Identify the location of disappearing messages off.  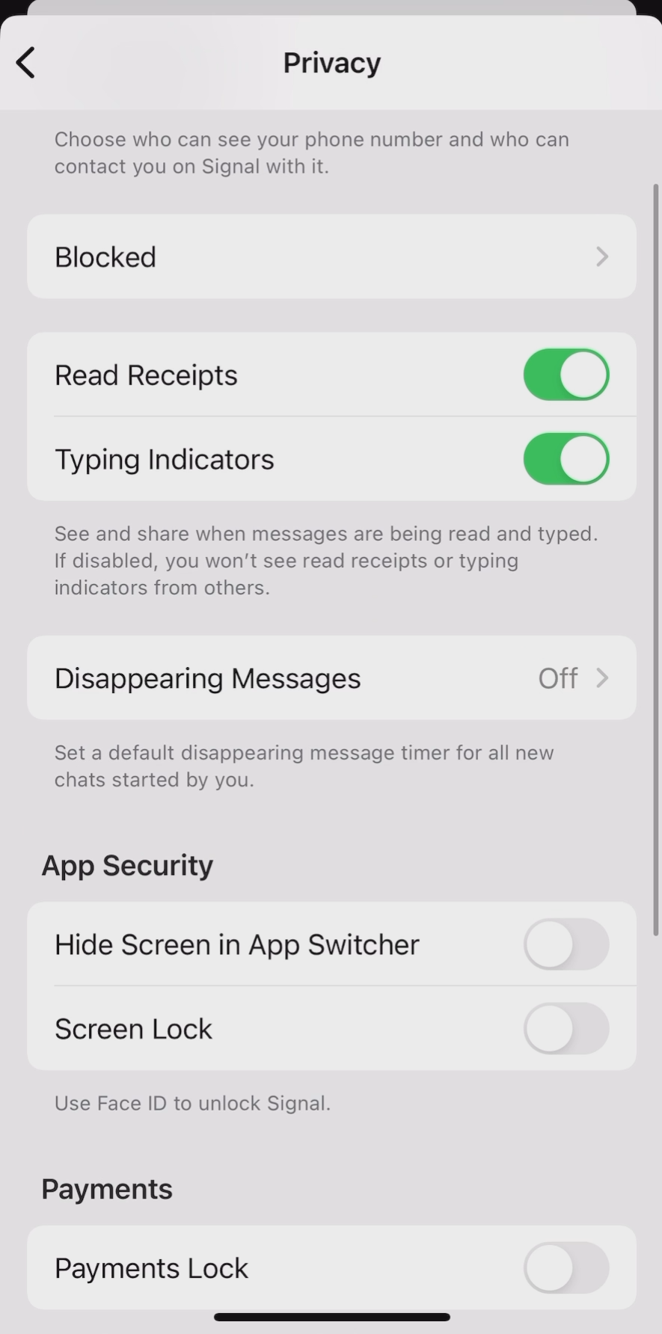
(337, 677).